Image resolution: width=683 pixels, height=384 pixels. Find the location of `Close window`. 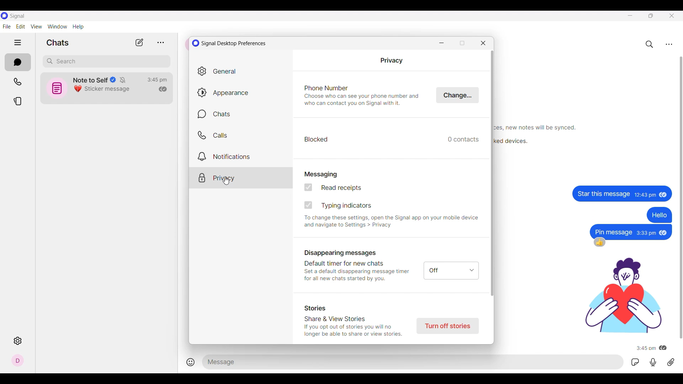

Close window is located at coordinates (483, 43).